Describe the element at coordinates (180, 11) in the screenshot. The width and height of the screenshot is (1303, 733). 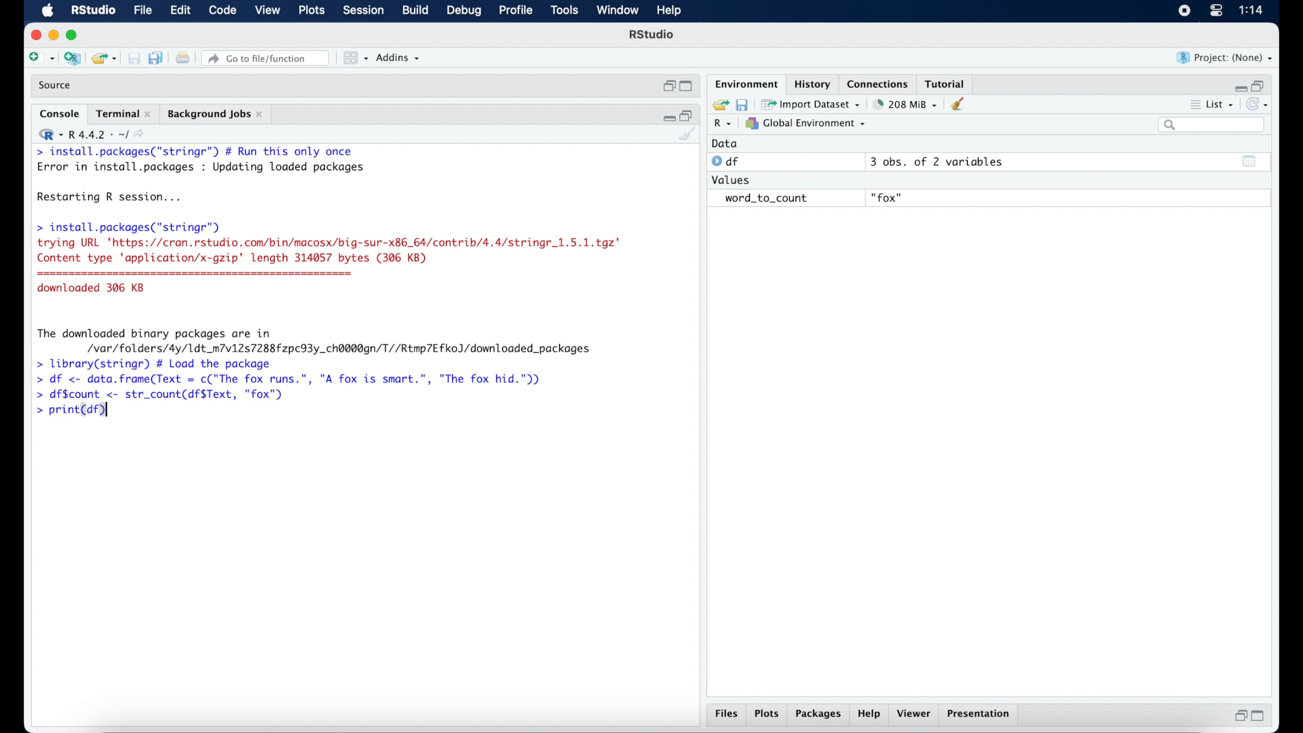
I see `edit` at that location.